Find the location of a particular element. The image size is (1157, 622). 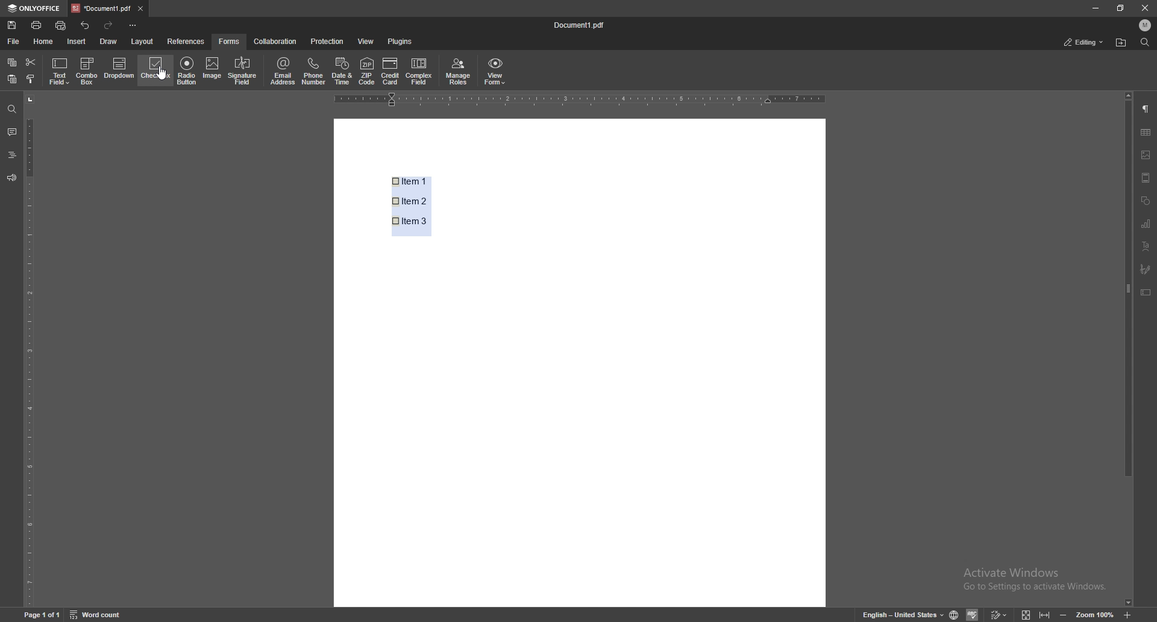

chart is located at coordinates (1146, 132).